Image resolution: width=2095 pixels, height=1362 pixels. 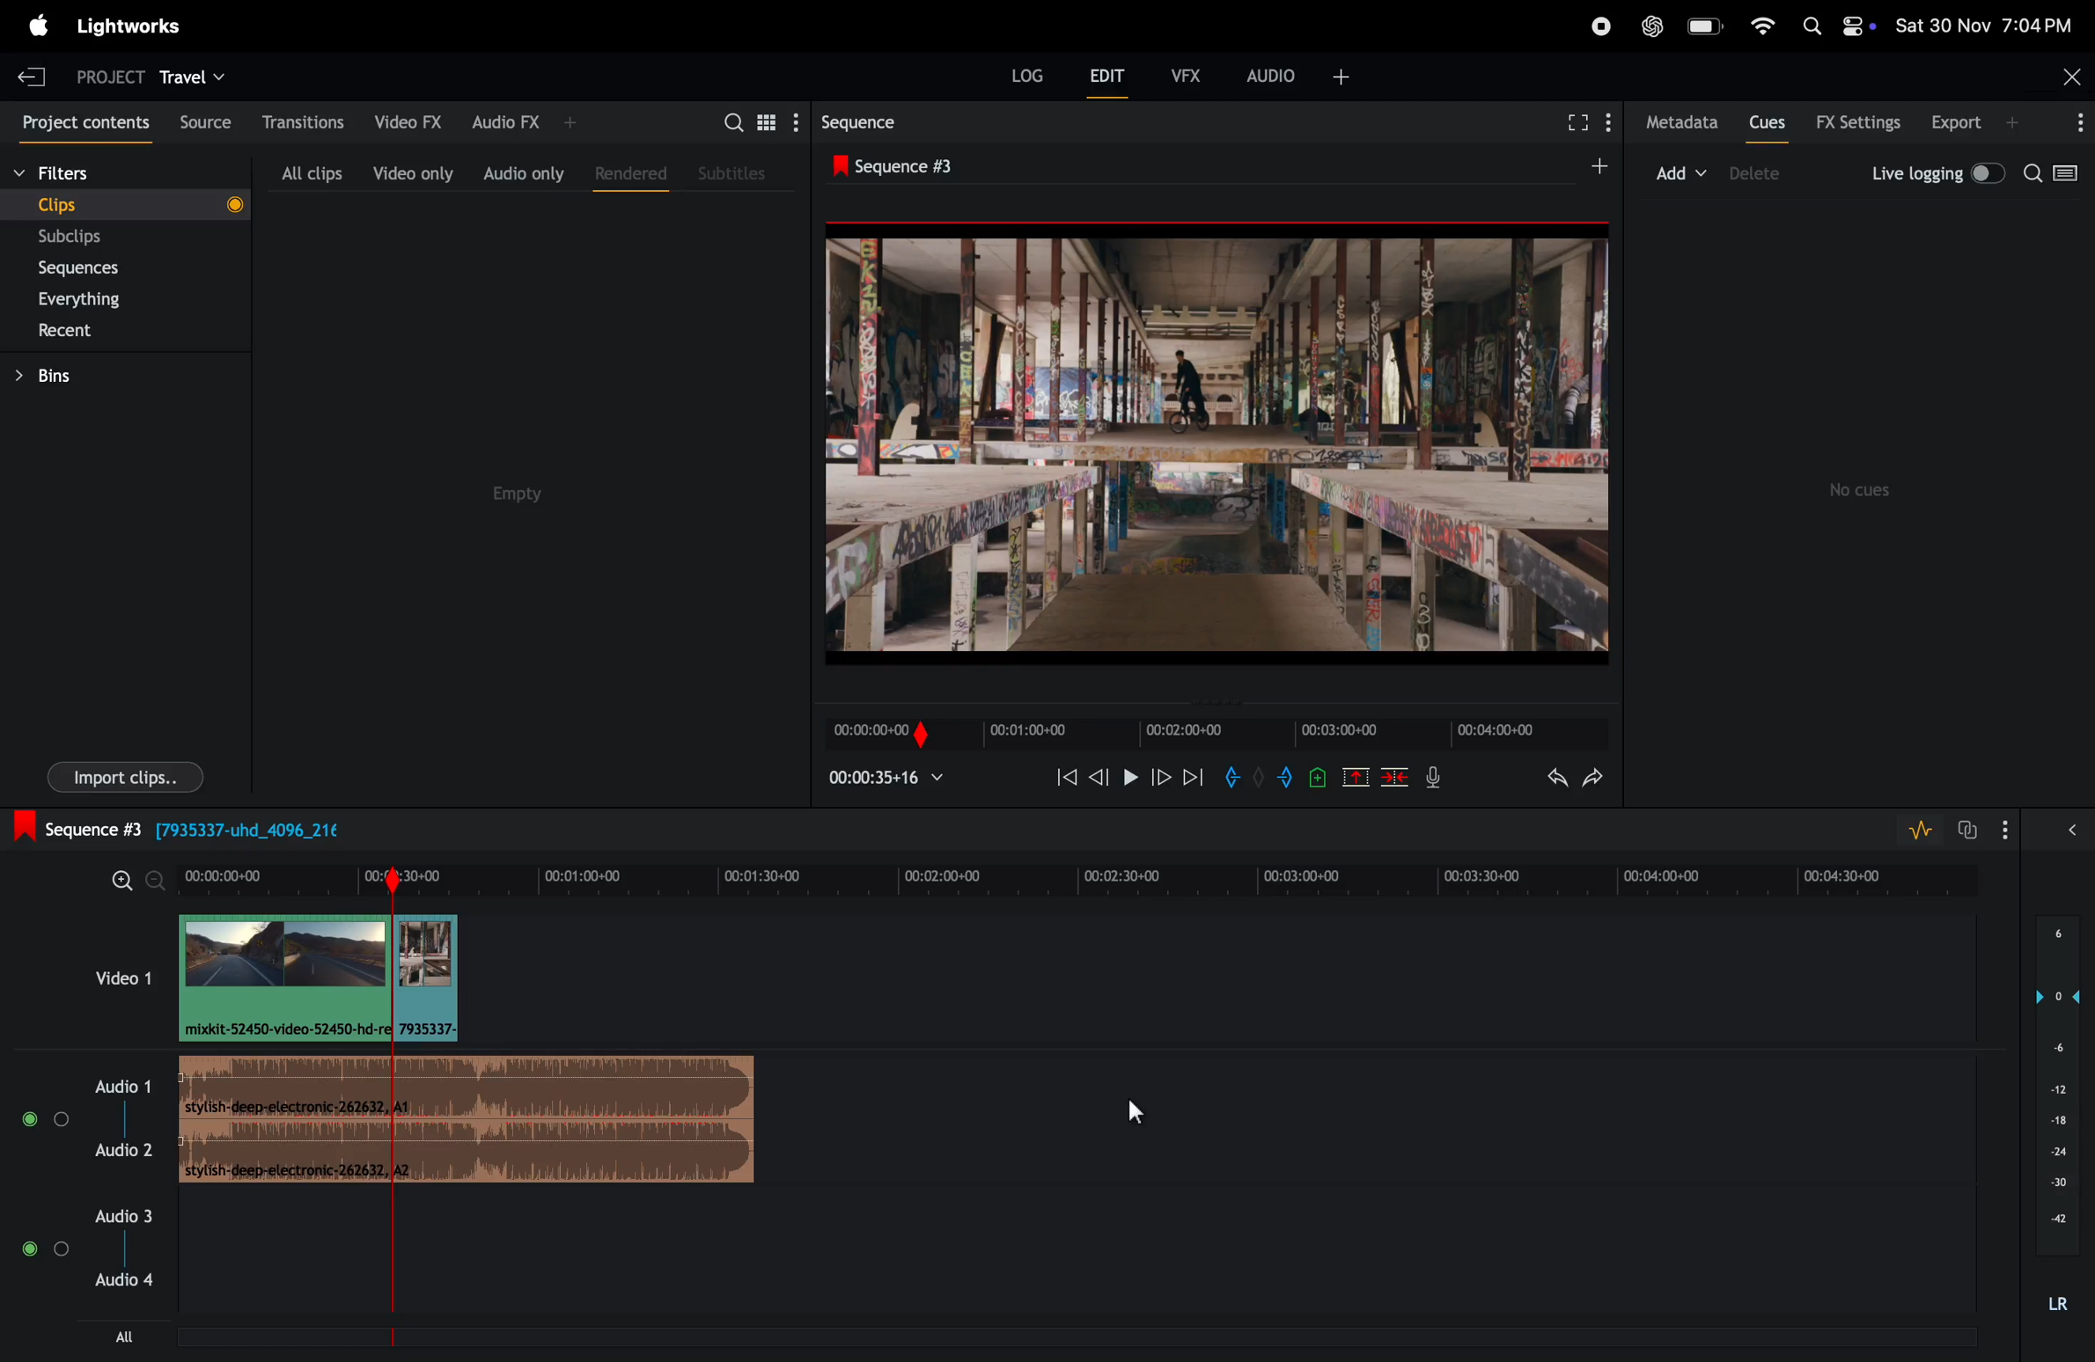 What do you see at coordinates (107, 977) in the screenshot?
I see `video` at bounding box center [107, 977].